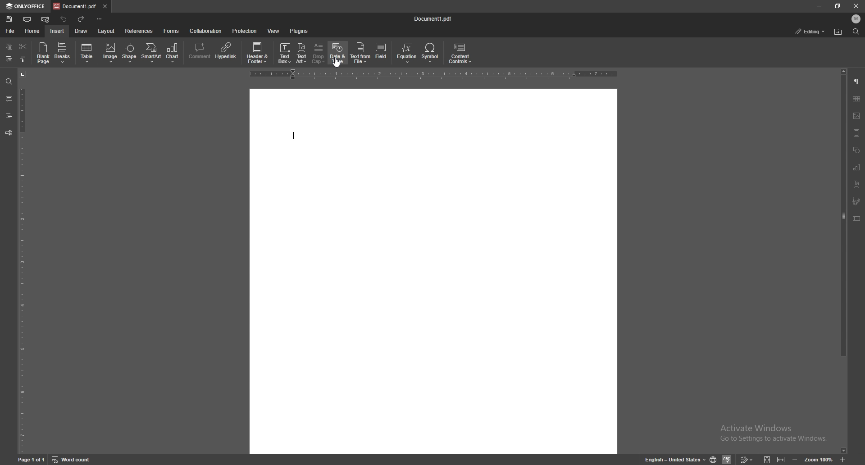  I want to click on equation, so click(407, 52).